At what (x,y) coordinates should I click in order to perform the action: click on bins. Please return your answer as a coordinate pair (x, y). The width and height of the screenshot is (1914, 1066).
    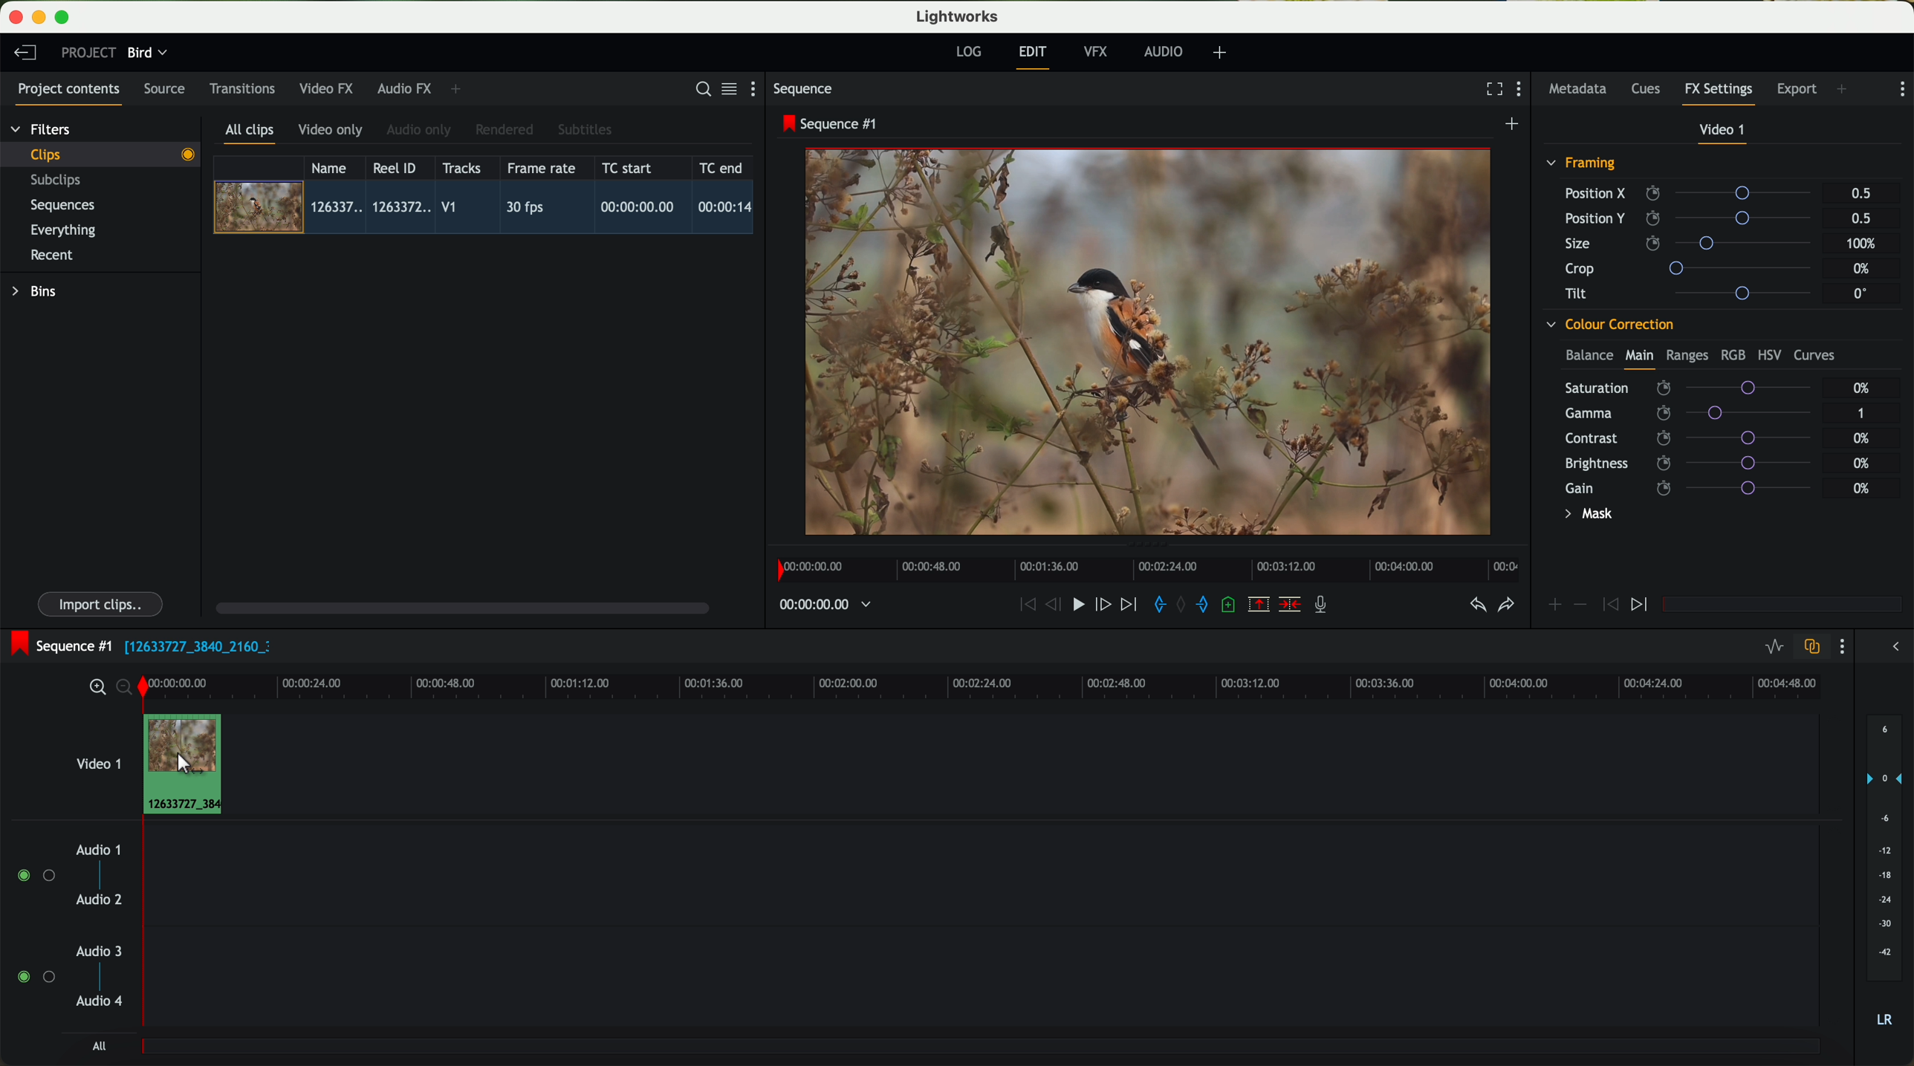
    Looking at the image, I should click on (36, 292).